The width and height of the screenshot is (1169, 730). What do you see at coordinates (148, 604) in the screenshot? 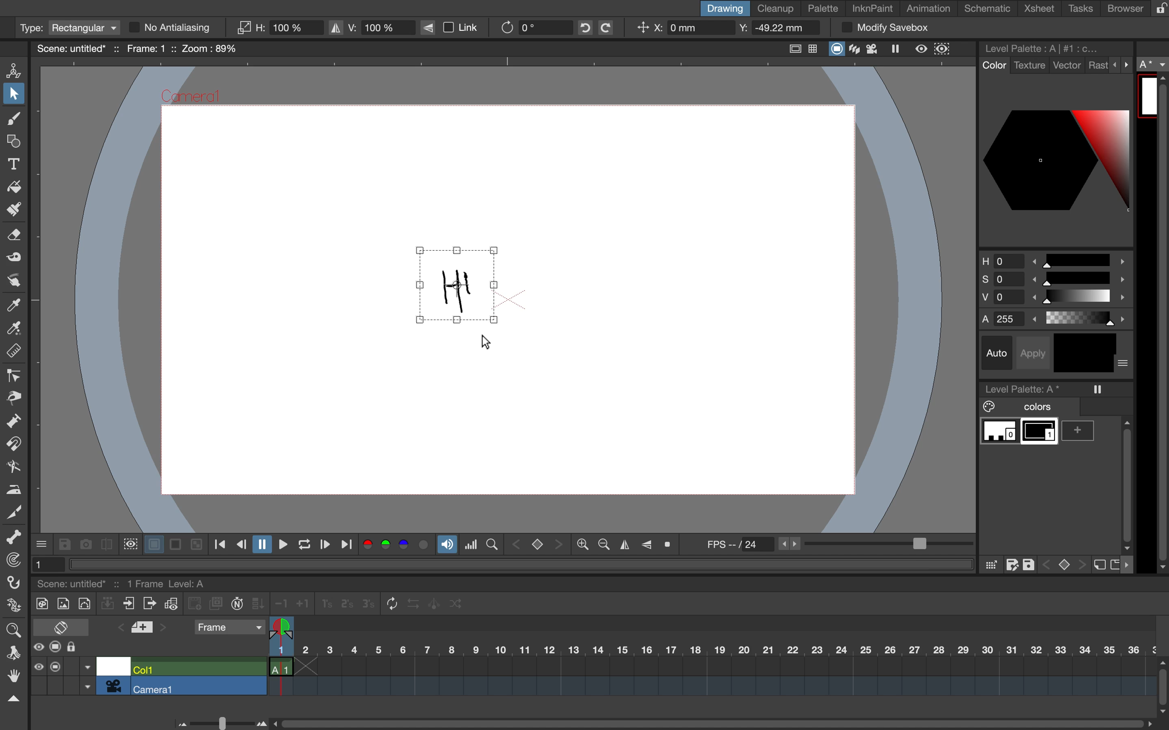
I see `open x subsheet` at bounding box center [148, 604].